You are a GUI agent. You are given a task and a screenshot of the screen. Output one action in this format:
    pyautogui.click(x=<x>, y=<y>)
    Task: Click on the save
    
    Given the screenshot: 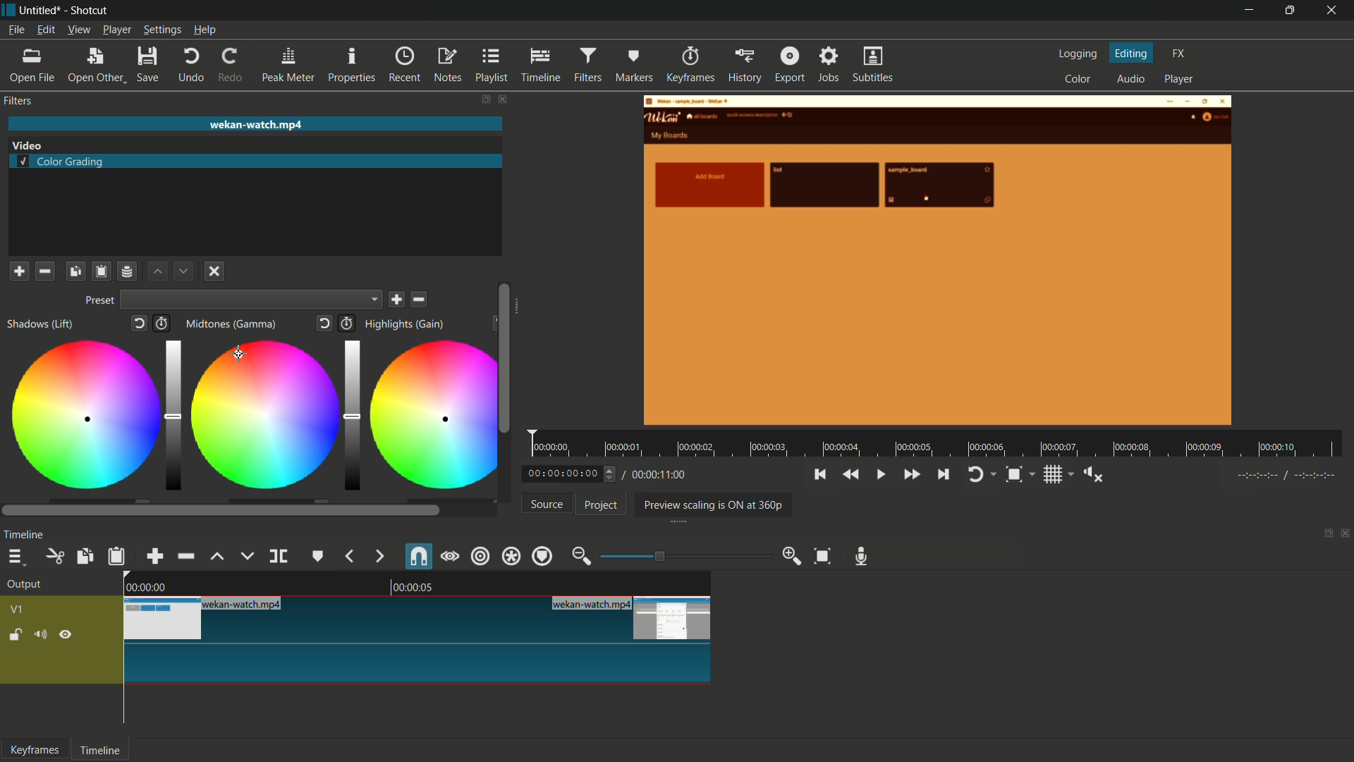 What is the action you would take?
    pyautogui.click(x=151, y=64)
    